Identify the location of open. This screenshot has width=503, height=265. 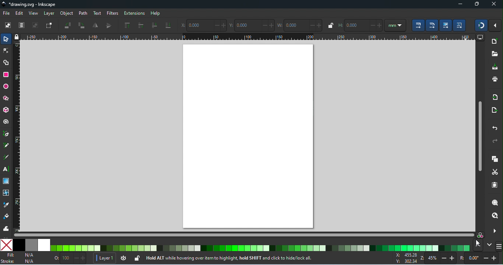
(495, 54).